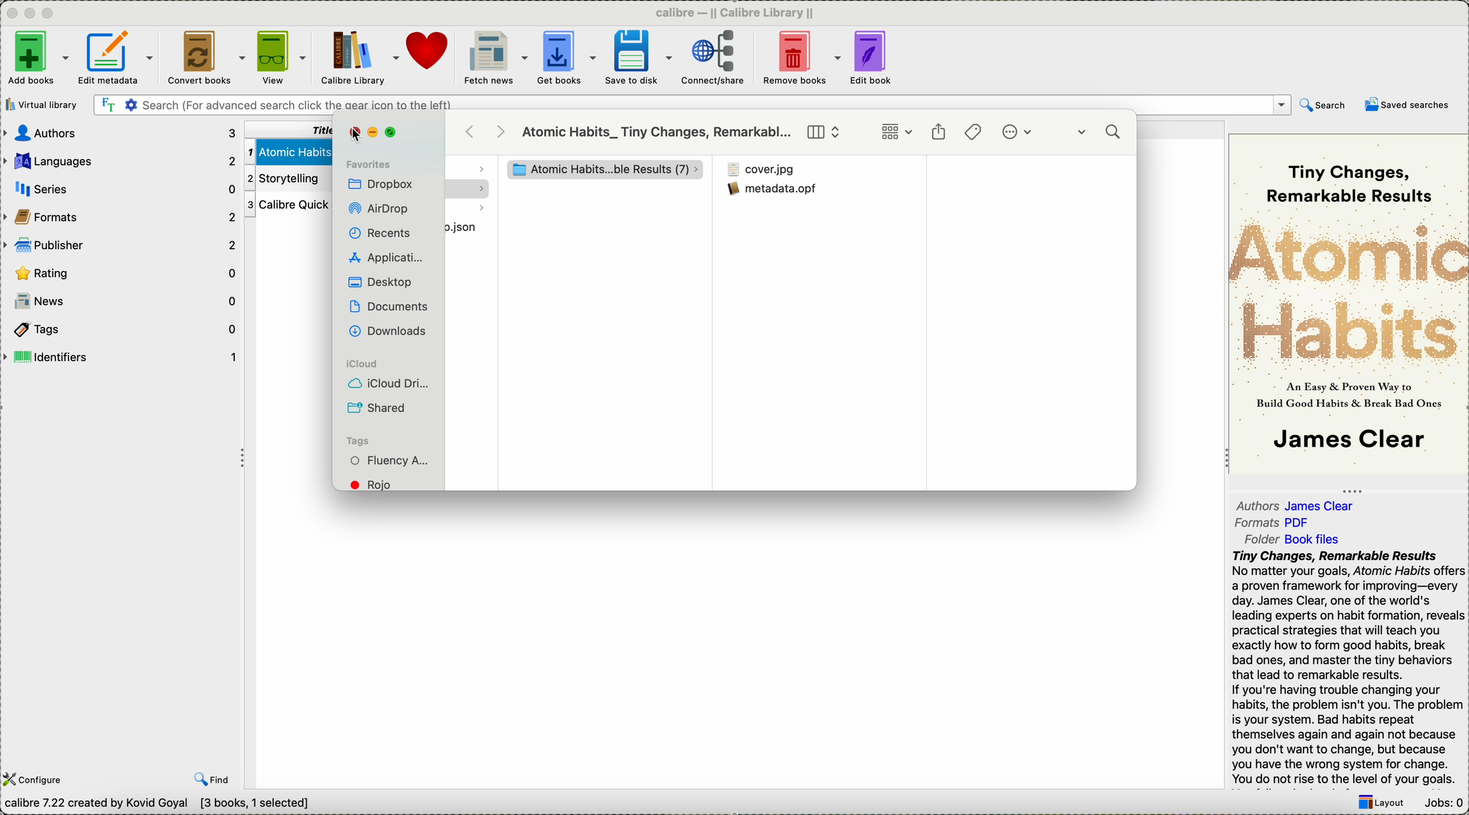 This screenshot has width=1469, height=815. What do you see at coordinates (382, 209) in the screenshot?
I see `AirDrop` at bounding box center [382, 209].